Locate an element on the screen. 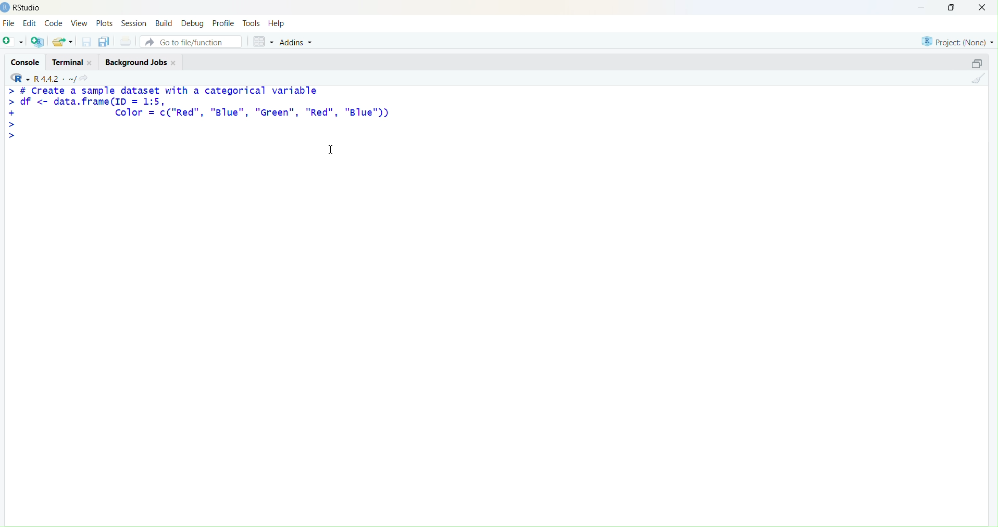 This screenshot has width=998, height=527. code is located at coordinates (54, 24).